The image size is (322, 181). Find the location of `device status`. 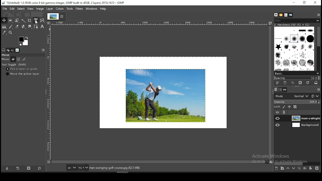

device status is located at coordinates (8, 50).